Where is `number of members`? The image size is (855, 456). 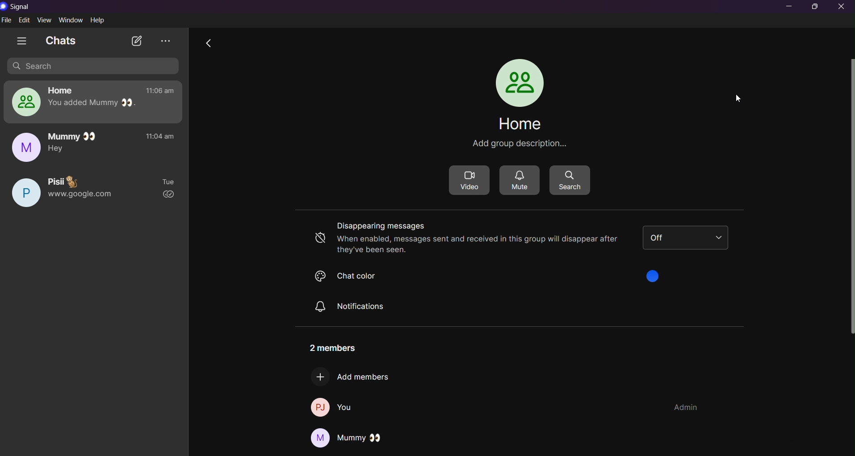
number of members is located at coordinates (338, 348).